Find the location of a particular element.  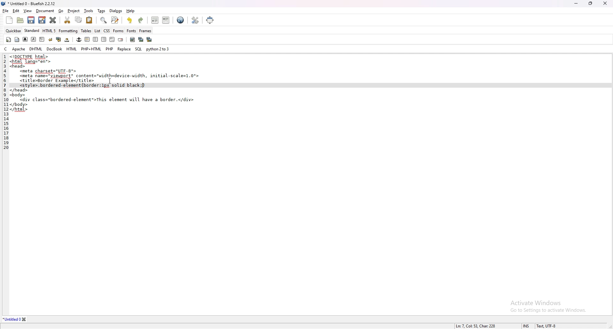

paste is located at coordinates (89, 20).